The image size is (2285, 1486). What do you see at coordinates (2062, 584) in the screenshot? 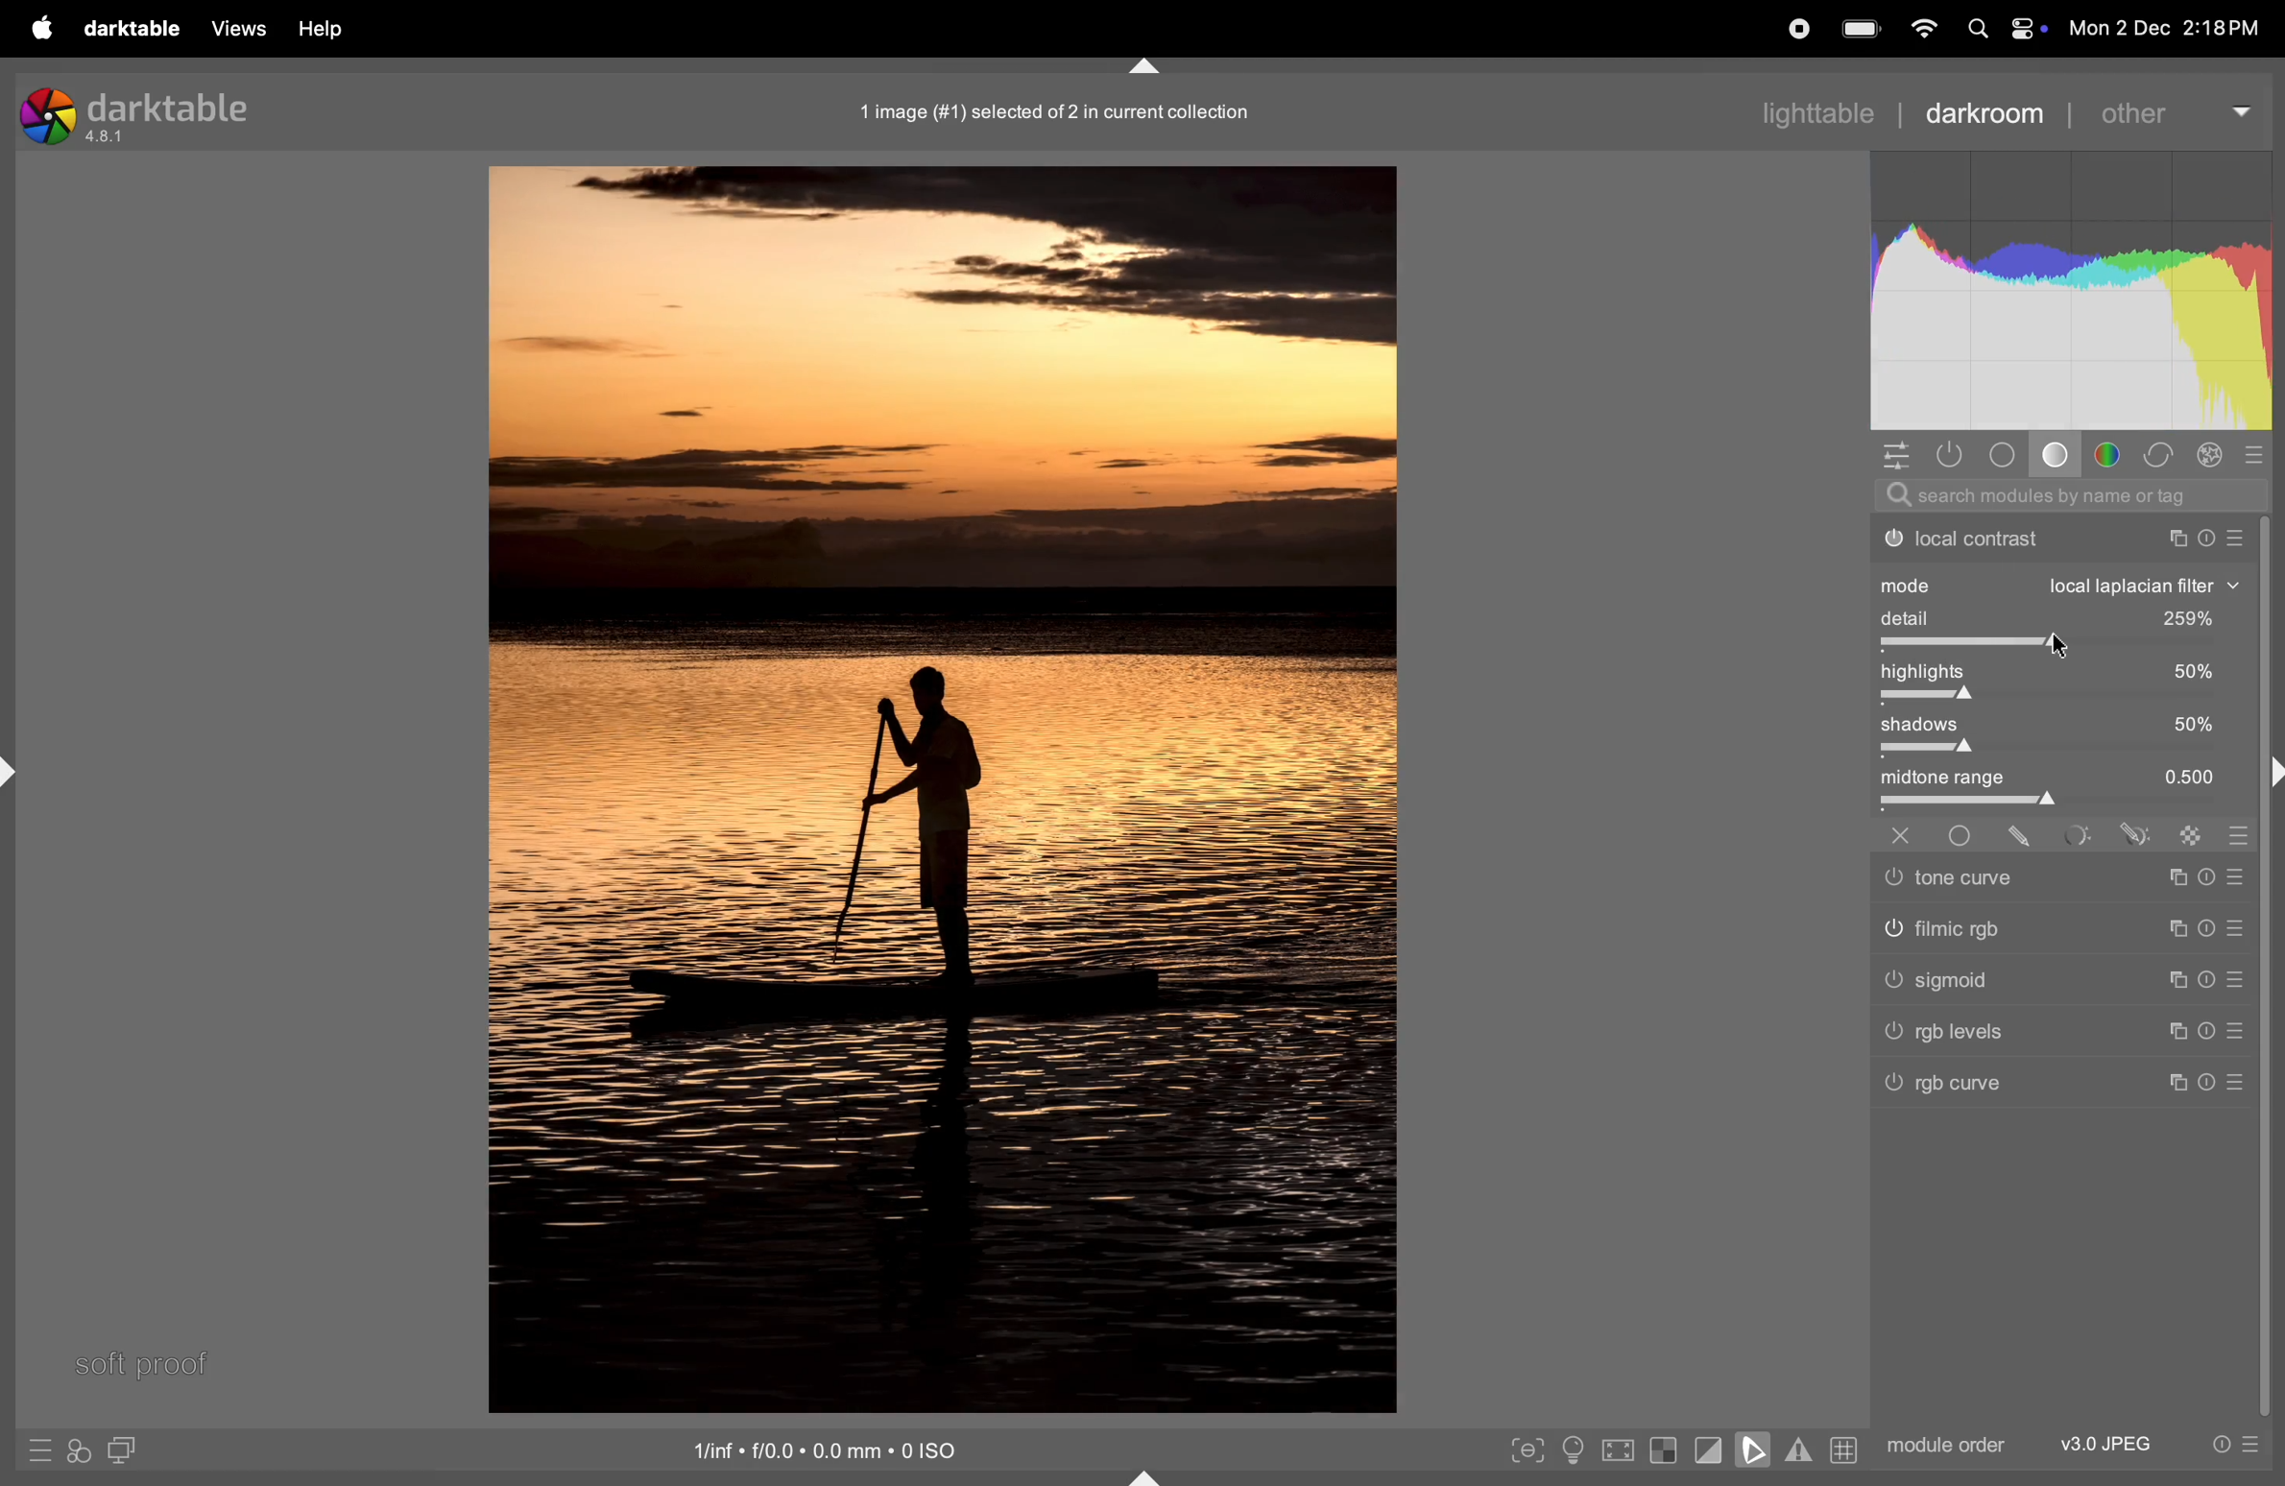
I see `mode` at bounding box center [2062, 584].